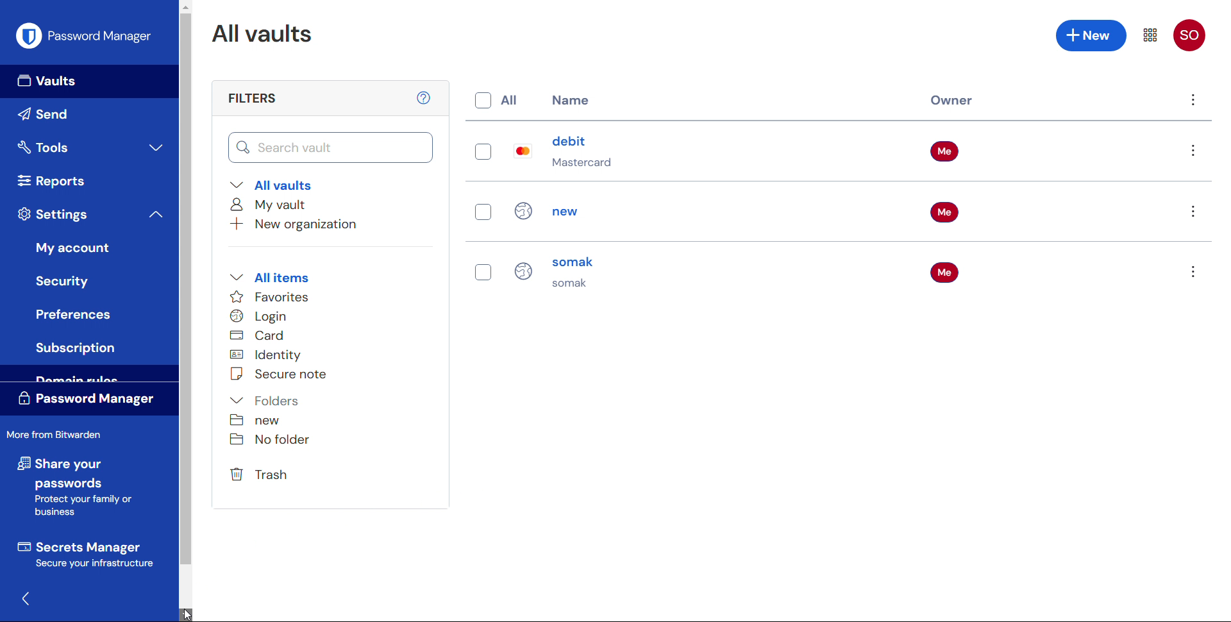 The height and width of the screenshot is (622, 1231). Describe the element at coordinates (276, 439) in the screenshot. I see `No folder ` at that location.